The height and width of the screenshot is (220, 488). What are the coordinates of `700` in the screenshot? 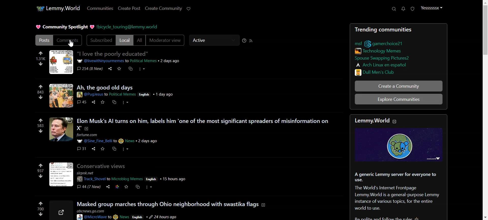 It's located at (41, 208).